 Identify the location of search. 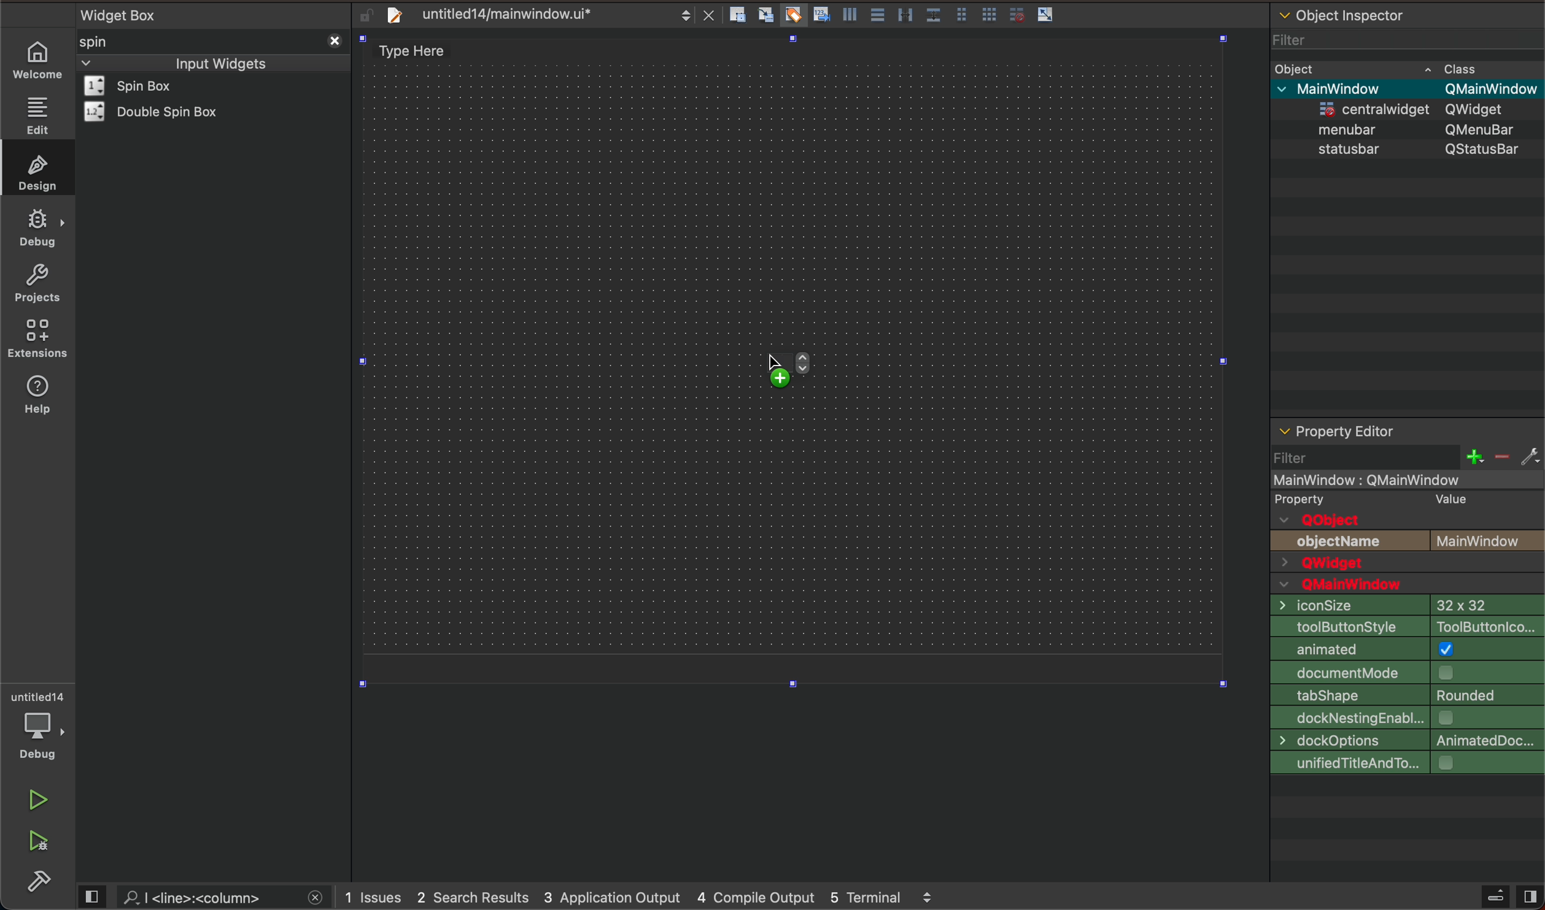
(207, 897).